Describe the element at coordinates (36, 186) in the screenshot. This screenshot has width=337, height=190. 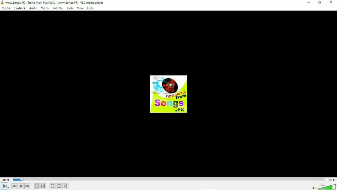
I see `Toggle video in fullscreen` at that location.